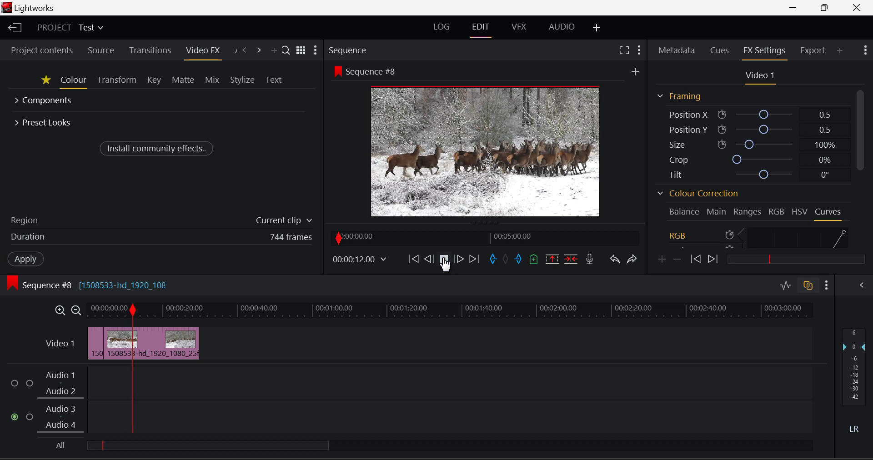  What do you see at coordinates (153, 81) in the screenshot?
I see `Key` at bounding box center [153, 81].